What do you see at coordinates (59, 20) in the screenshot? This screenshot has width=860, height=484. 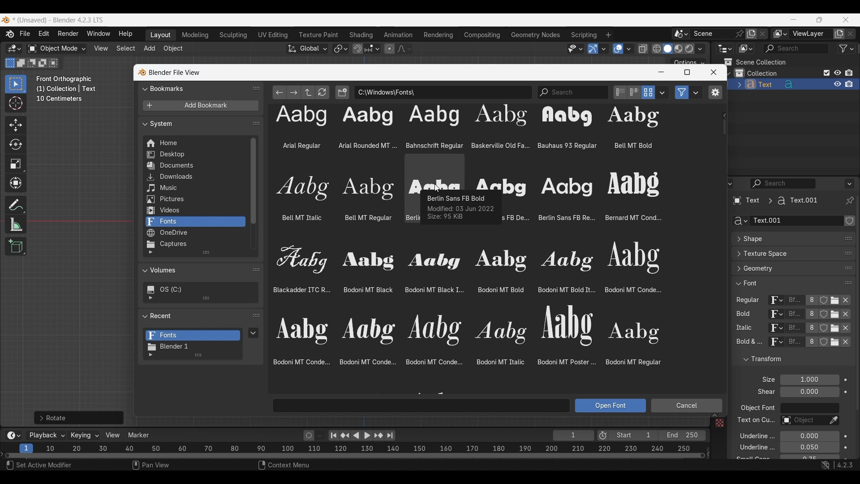 I see `Project and software name` at bounding box center [59, 20].